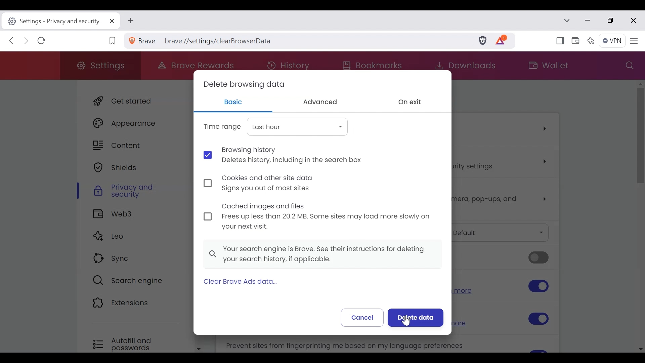 The height and width of the screenshot is (363, 645). Describe the element at coordinates (505, 41) in the screenshot. I see `Tokens` at that location.